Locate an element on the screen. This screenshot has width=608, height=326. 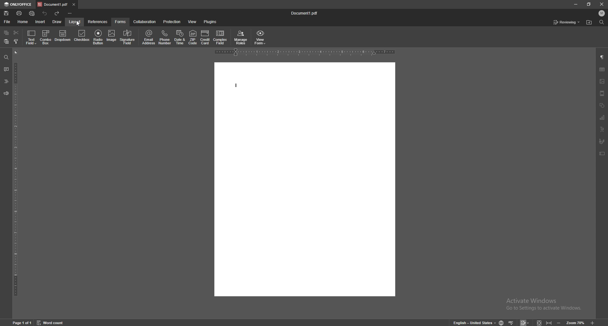
phone number is located at coordinates (165, 37).